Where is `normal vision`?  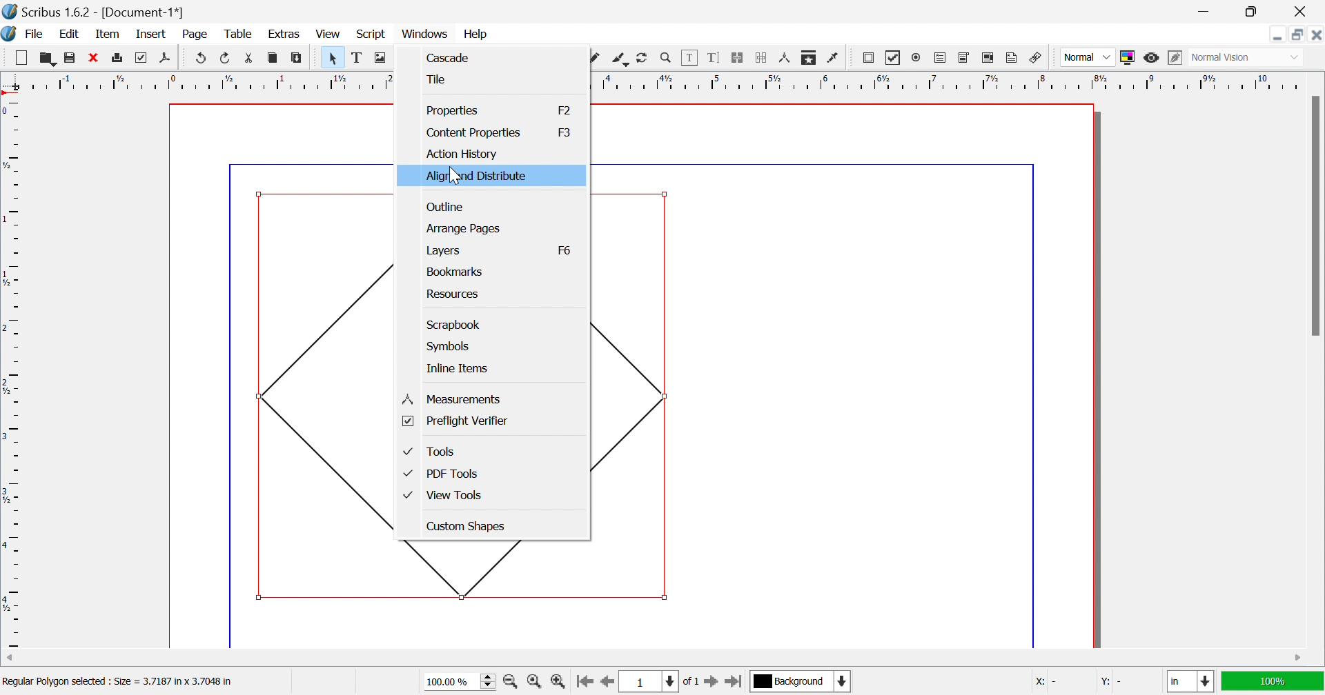 normal vision is located at coordinates (1236, 58).